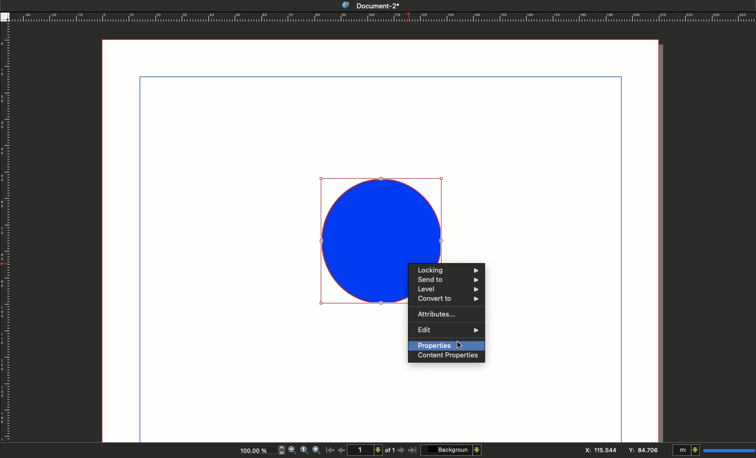  Describe the element at coordinates (447, 331) in the screenshot. I see `Edit` at that location.